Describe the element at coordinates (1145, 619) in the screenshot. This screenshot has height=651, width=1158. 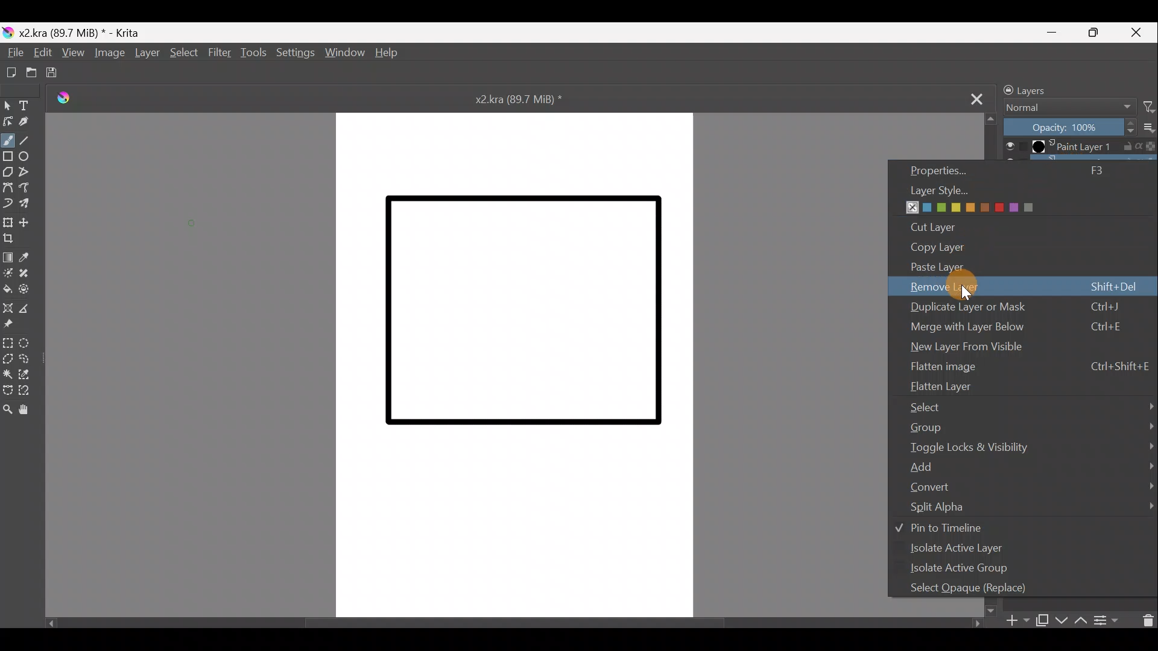
I see `Delete layer/mask` at that location.